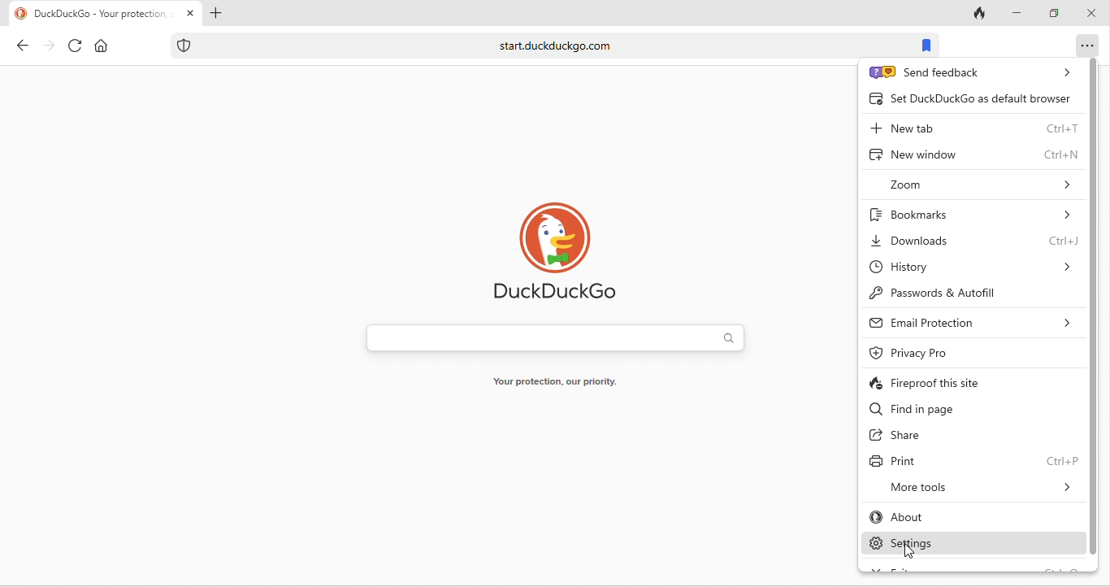 The width and height of the screenshot is (1110, 587). What do you see at coordinates (954, 517) in the screenshot?
I see `about` at bounding box center [954, 517].